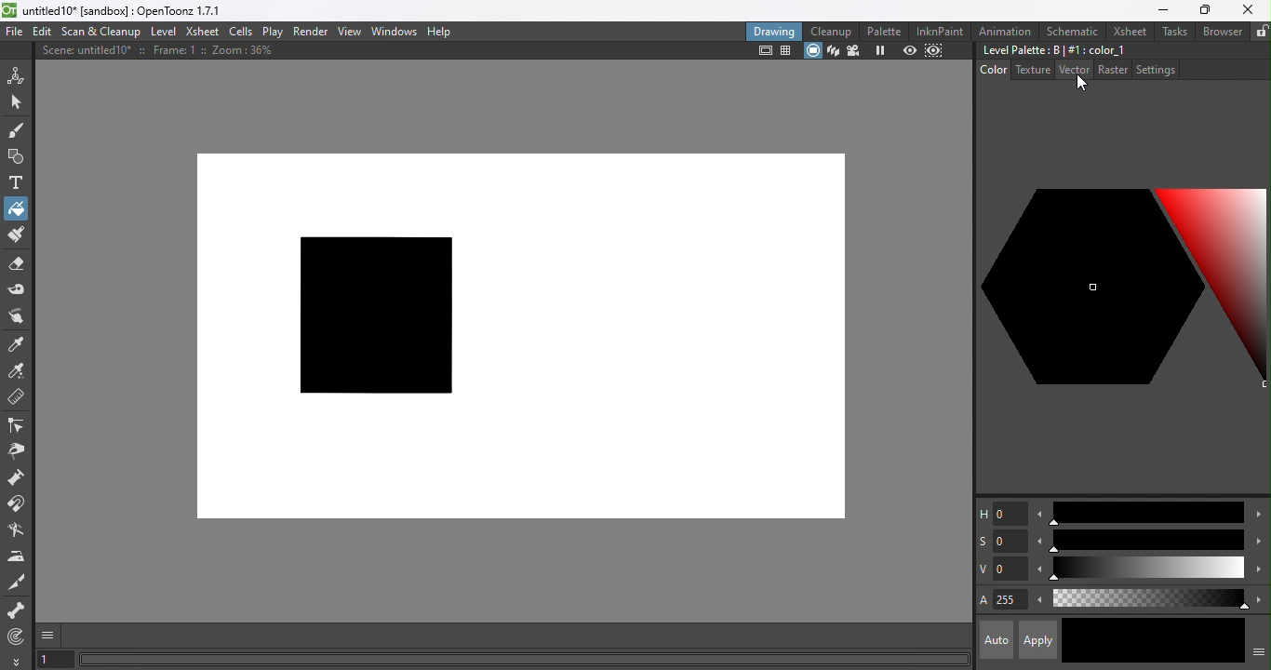 The width and height of the screenshot is (1271, 670). I want to click on Cleanup, so click(831, 31).